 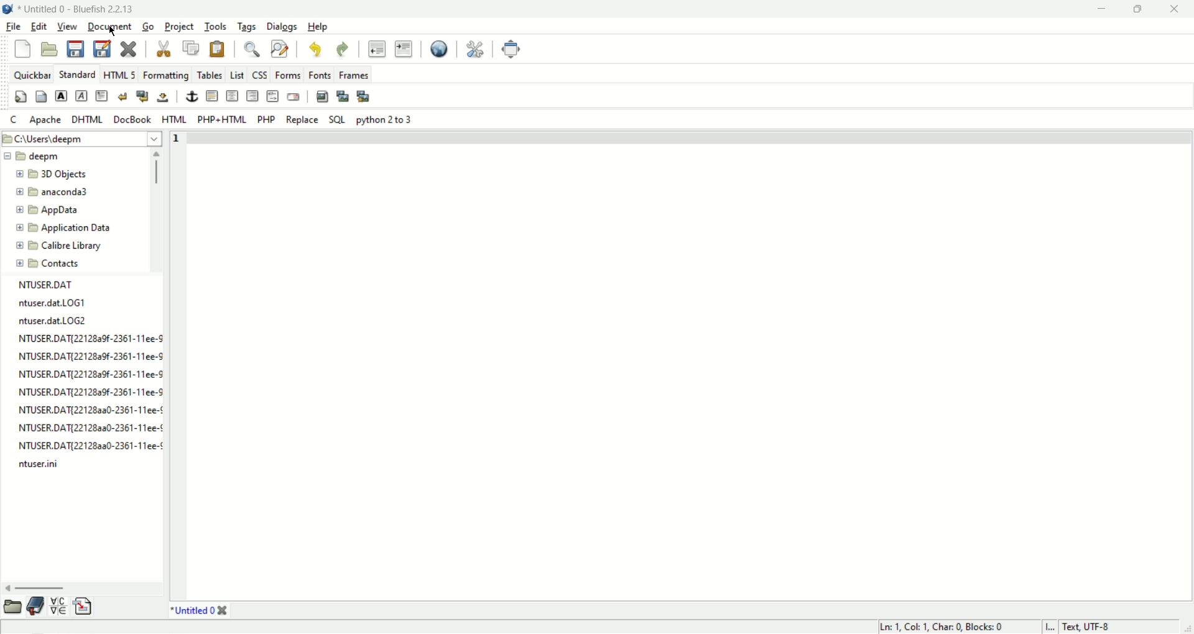 What do you see at coordinates (157, 211) in the screenshot?
I see `scroll bar` at bounding box center [157, 211].